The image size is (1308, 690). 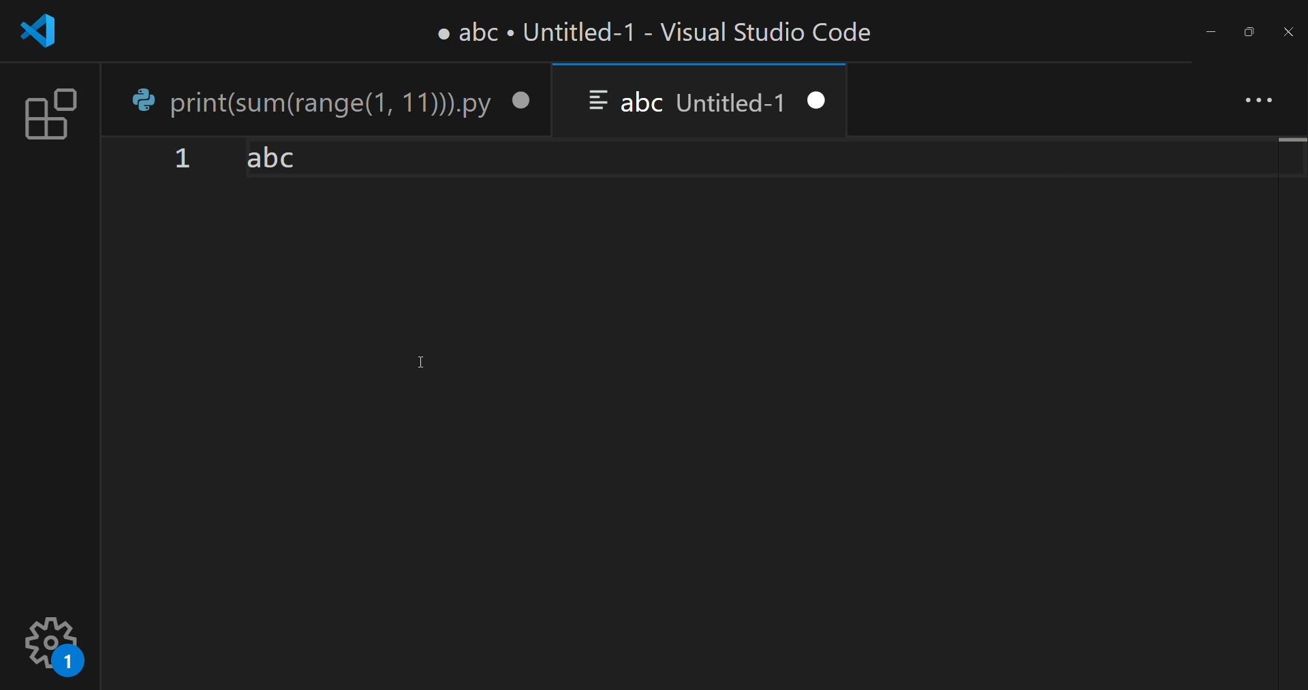 I want to click on Cursor, so click(x=421, y=359).